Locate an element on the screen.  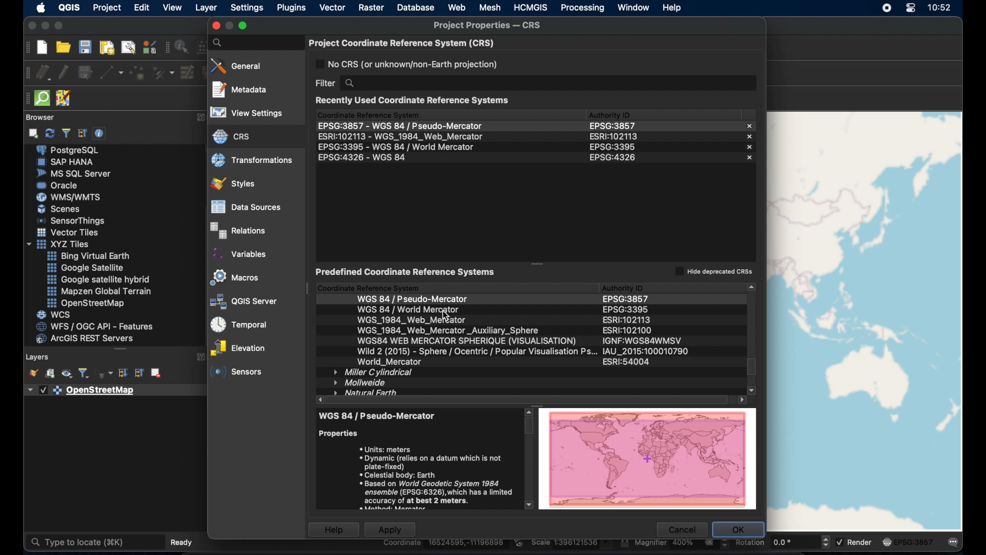
settings is located at coordinates (248, 8).